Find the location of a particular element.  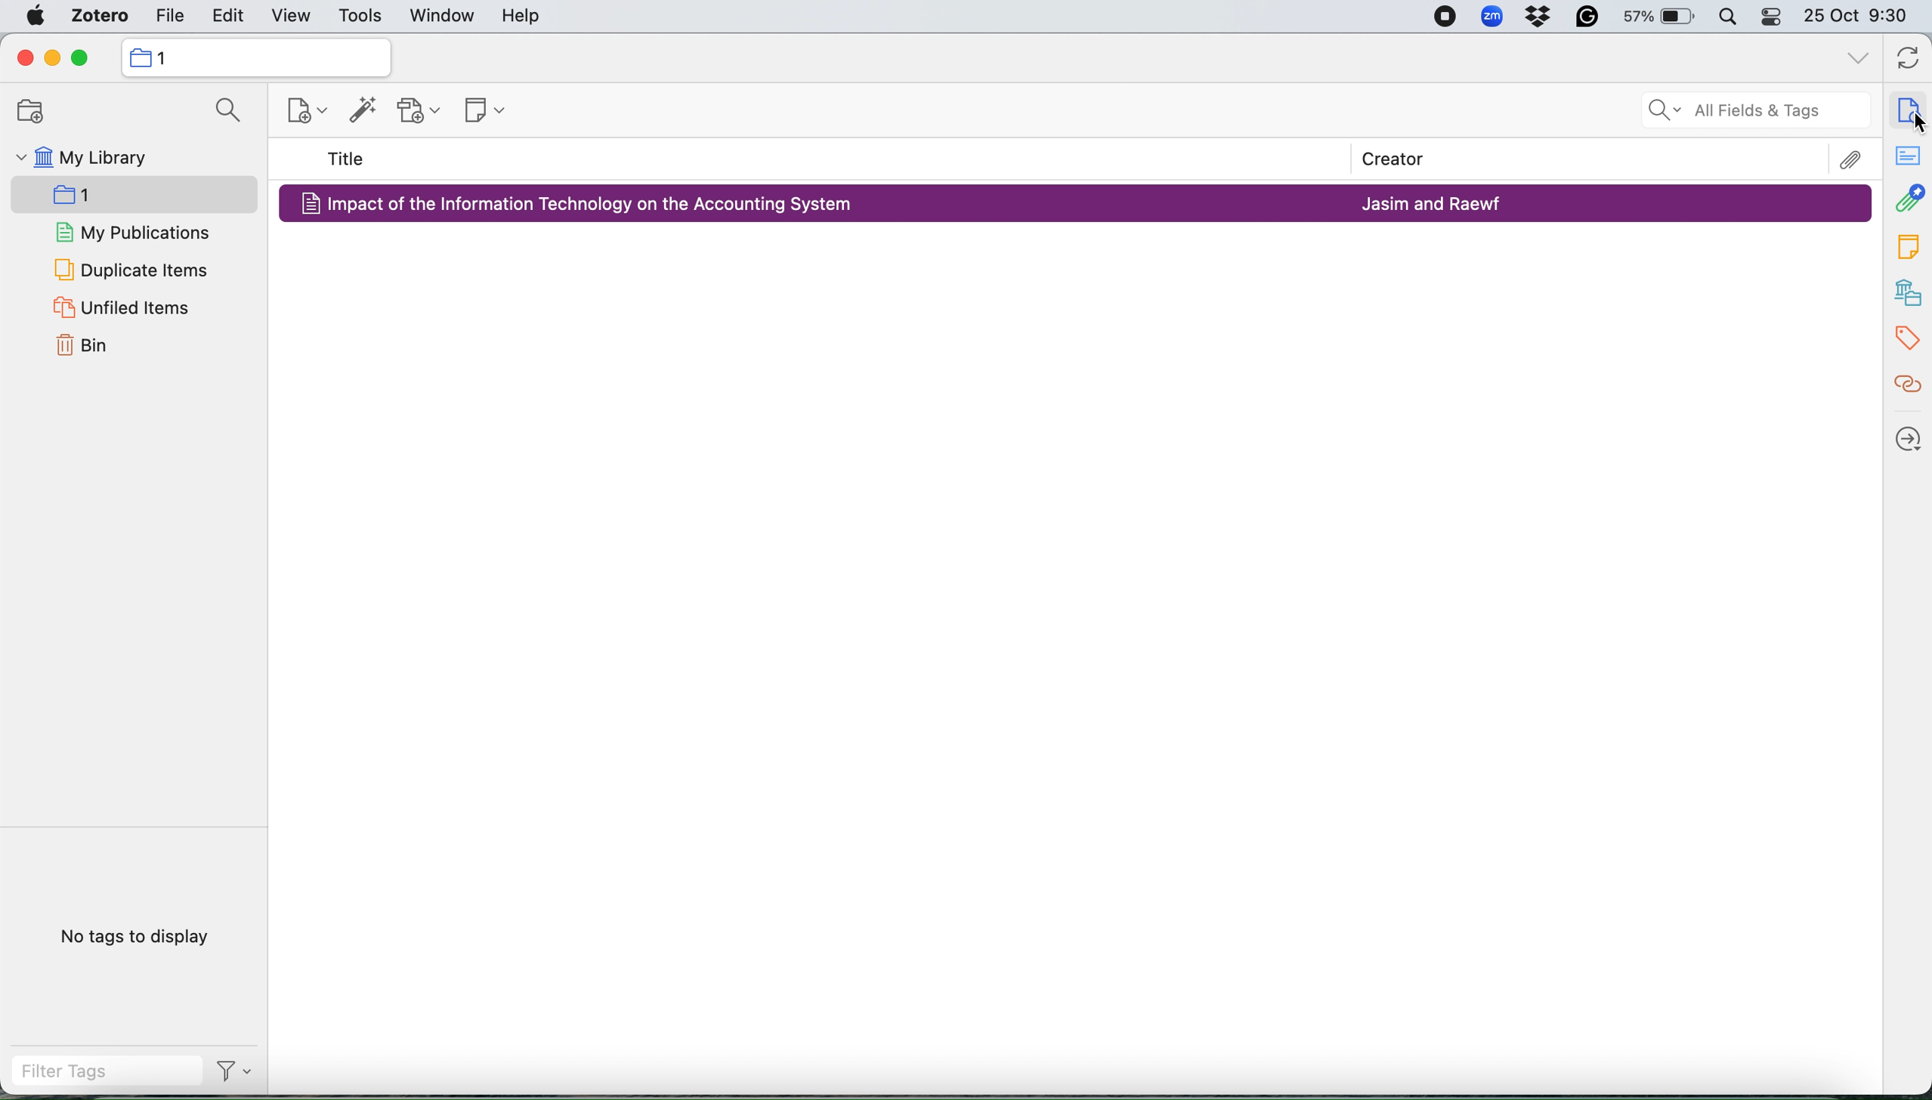

file is located at coordinates (168, 15).